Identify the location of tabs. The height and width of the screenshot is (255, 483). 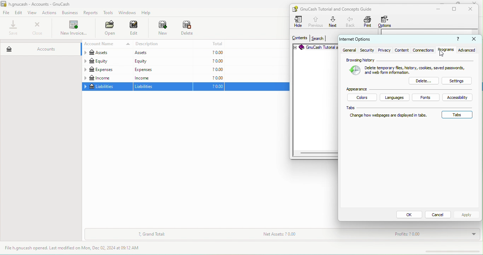
(457, 115).